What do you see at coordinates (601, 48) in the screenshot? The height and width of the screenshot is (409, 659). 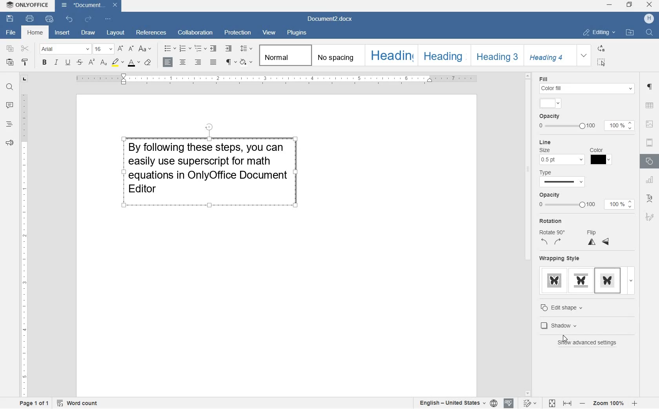 I see `REPLACE` at bounding box center [601, 48].